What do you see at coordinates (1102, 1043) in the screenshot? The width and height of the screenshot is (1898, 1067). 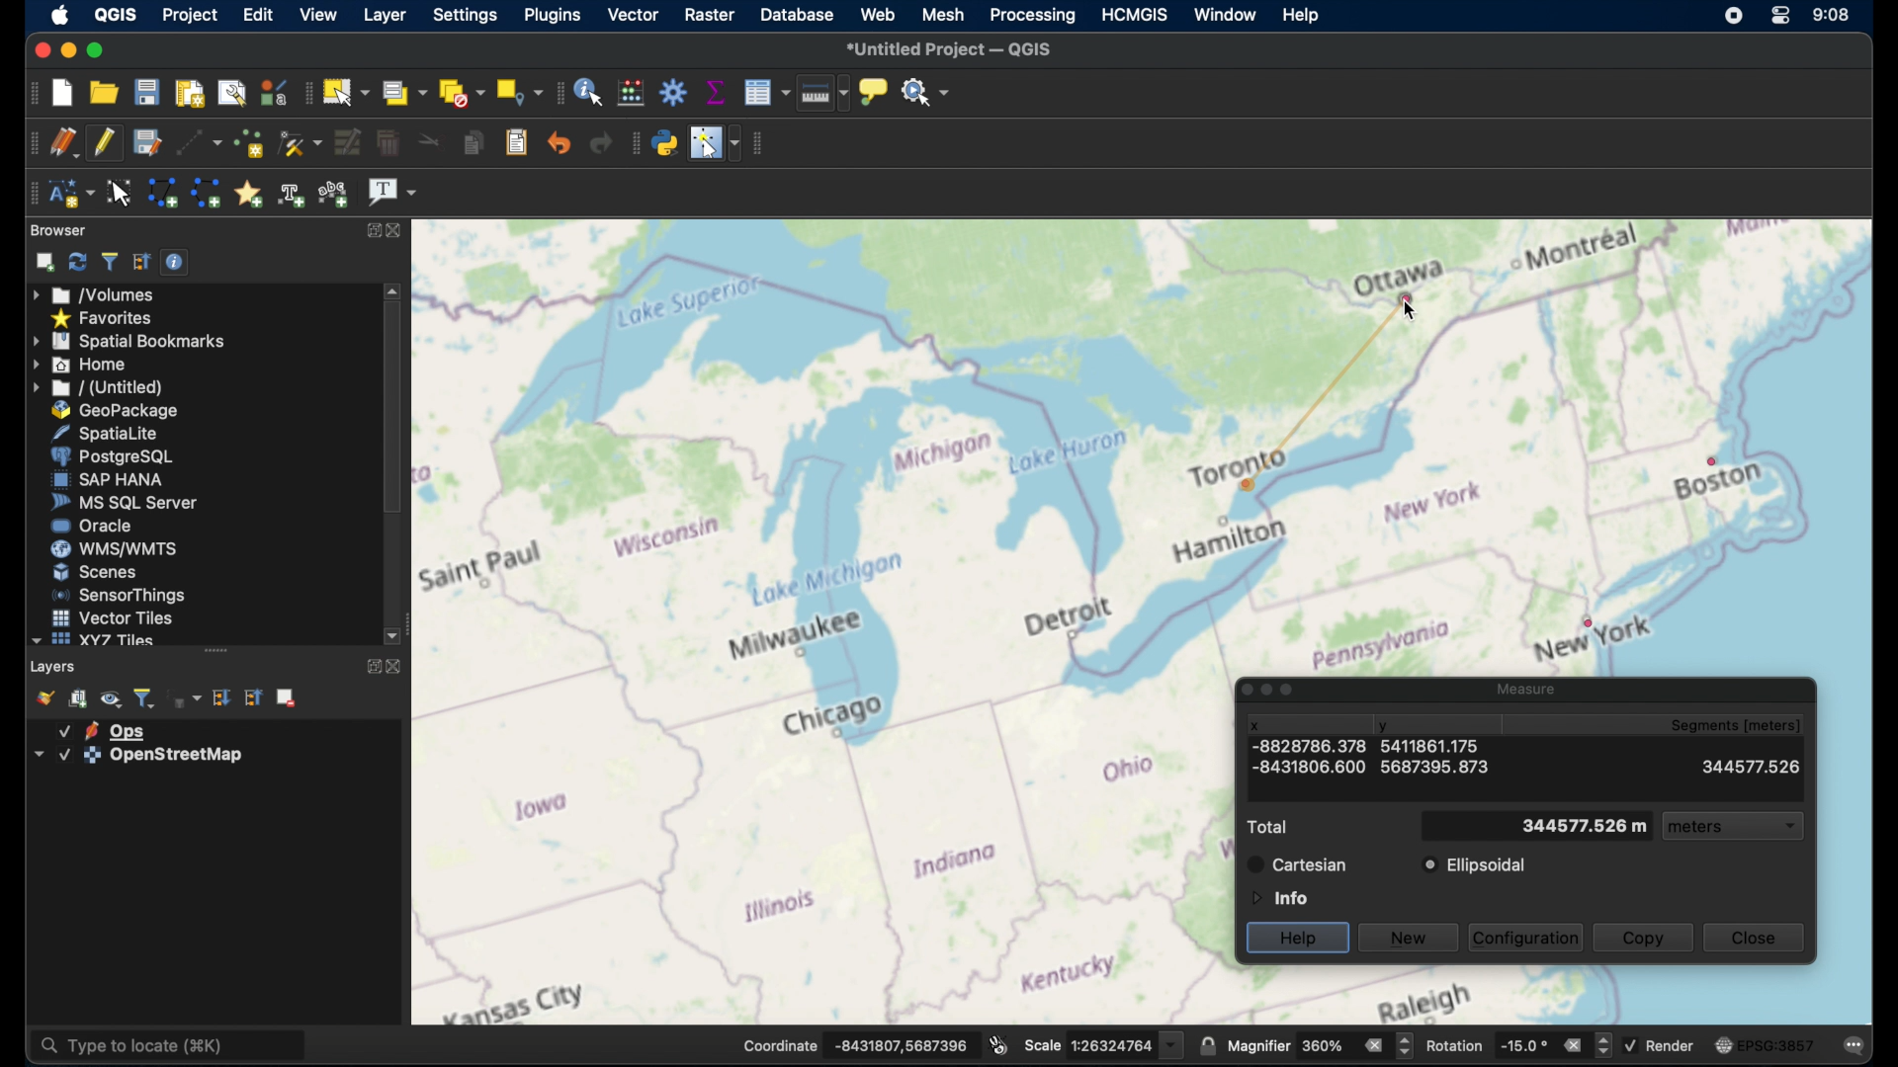 I see `scale` at bounding box center [1102, 1043].